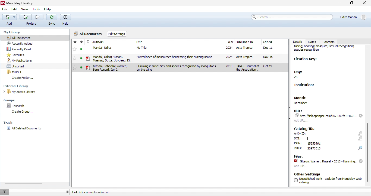  I want to click on journal author name, so click(99, 42).